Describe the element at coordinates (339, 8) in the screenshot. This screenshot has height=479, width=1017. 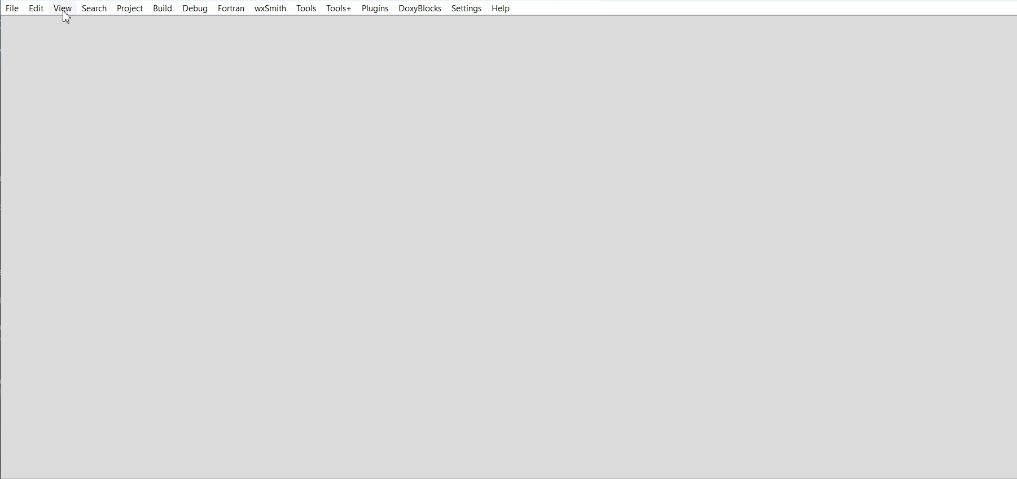
I see `Tools+` at that location.